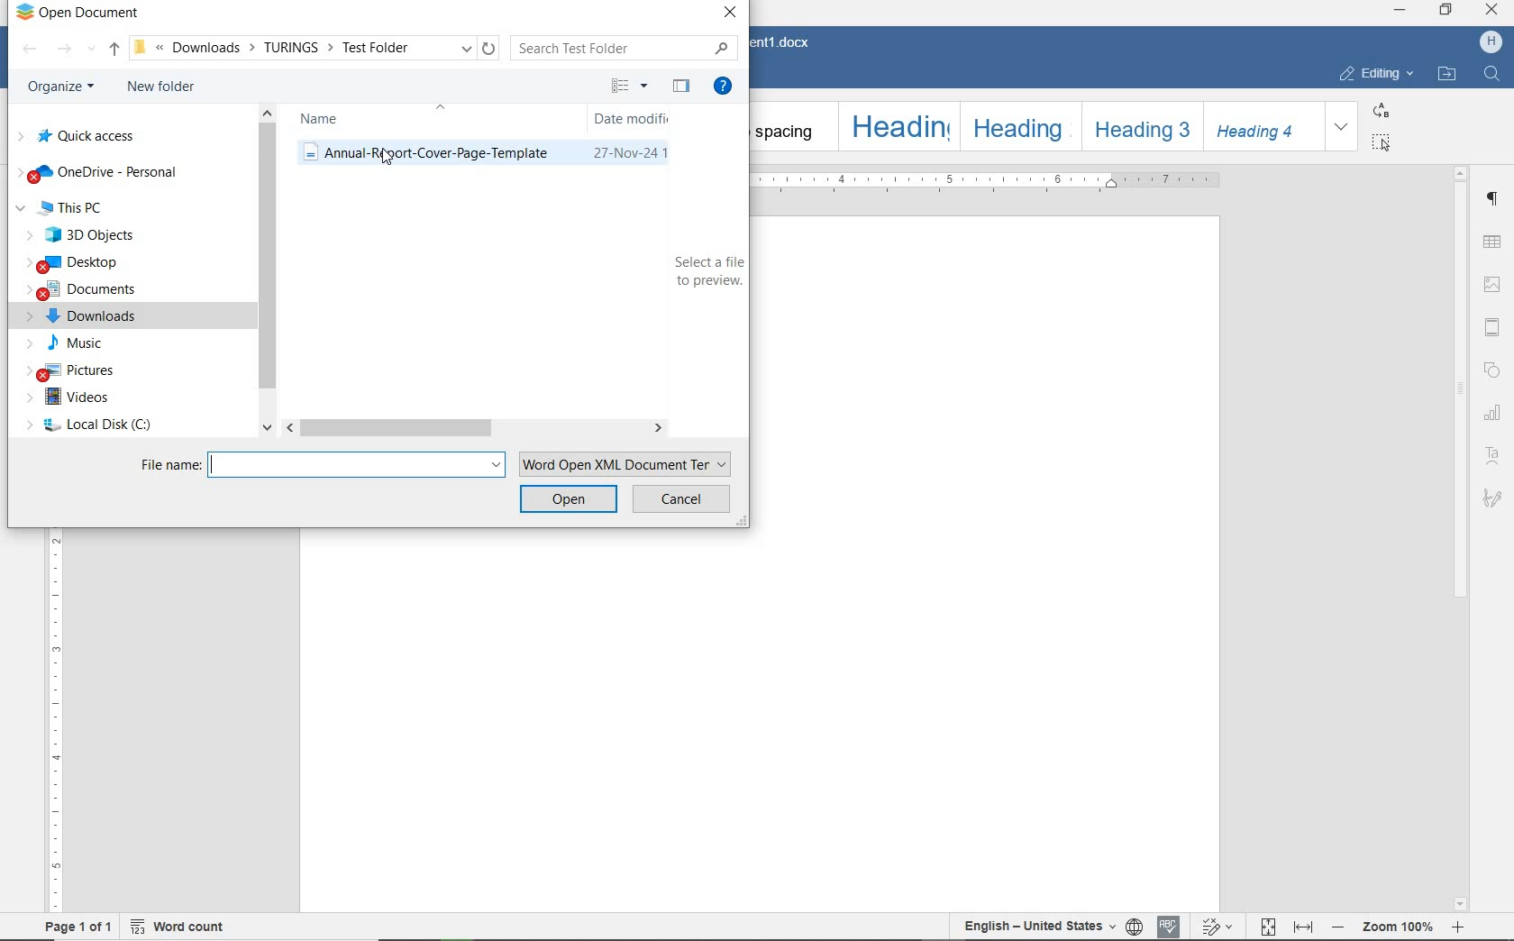 This screenshot has width=1514, height=941. What do you see at coordinates (1493, 284) in the screenshot?
I see `set image` at bounding box center [1493, 284].